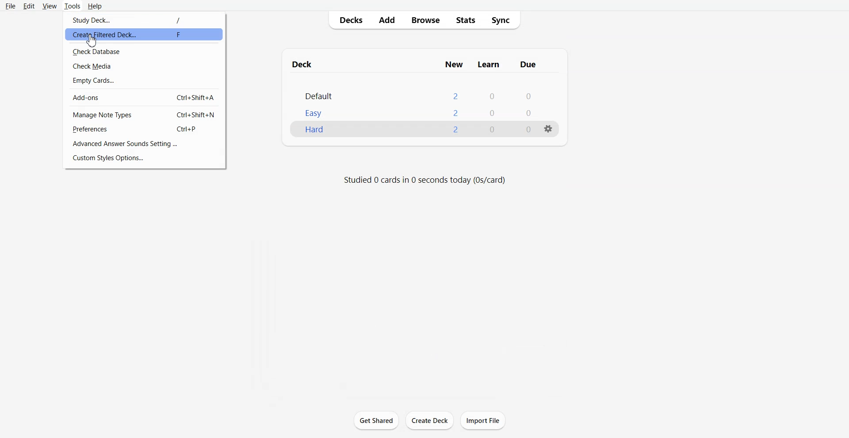 The height and width of the screenshot is (438, 849). I want to click on Add-ons, so click(145, 96).